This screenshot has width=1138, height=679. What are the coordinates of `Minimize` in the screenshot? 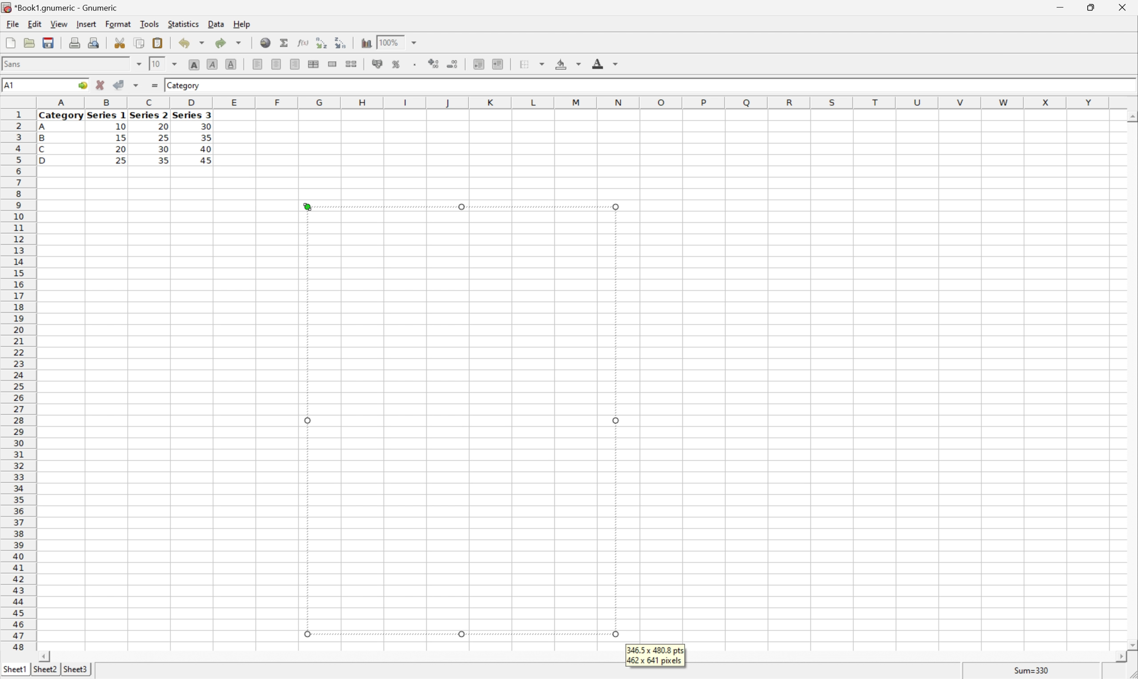 It's located at (1057, 8).